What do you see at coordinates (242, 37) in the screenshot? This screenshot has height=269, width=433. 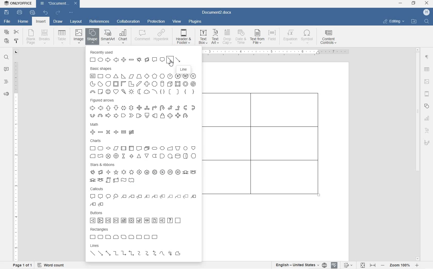 I see `DATE & TIME` at bounding box center [242, 37].